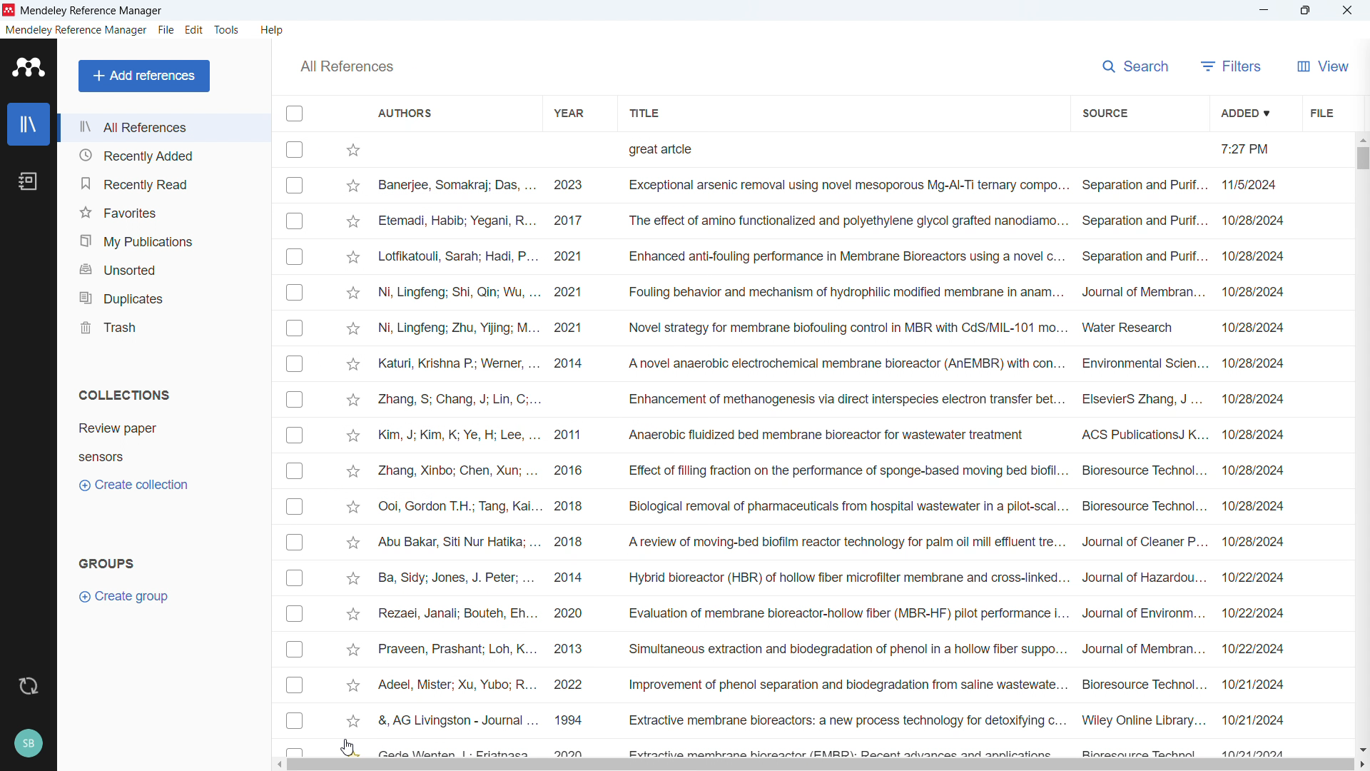  What do you see at coordinates (294, 465) in the screenshot?
I see `Select individual entries ` at bounding box center [294, 465].